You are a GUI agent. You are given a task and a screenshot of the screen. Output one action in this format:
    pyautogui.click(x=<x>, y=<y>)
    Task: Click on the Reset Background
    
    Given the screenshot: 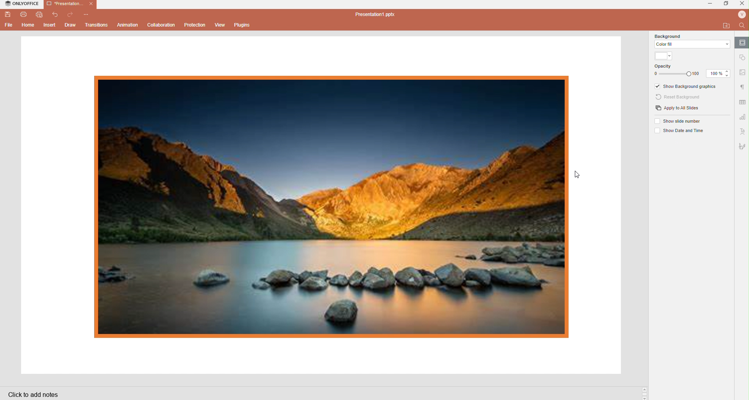 What is the action you would take?
    pyautogui.click(x=680, y=98)
    